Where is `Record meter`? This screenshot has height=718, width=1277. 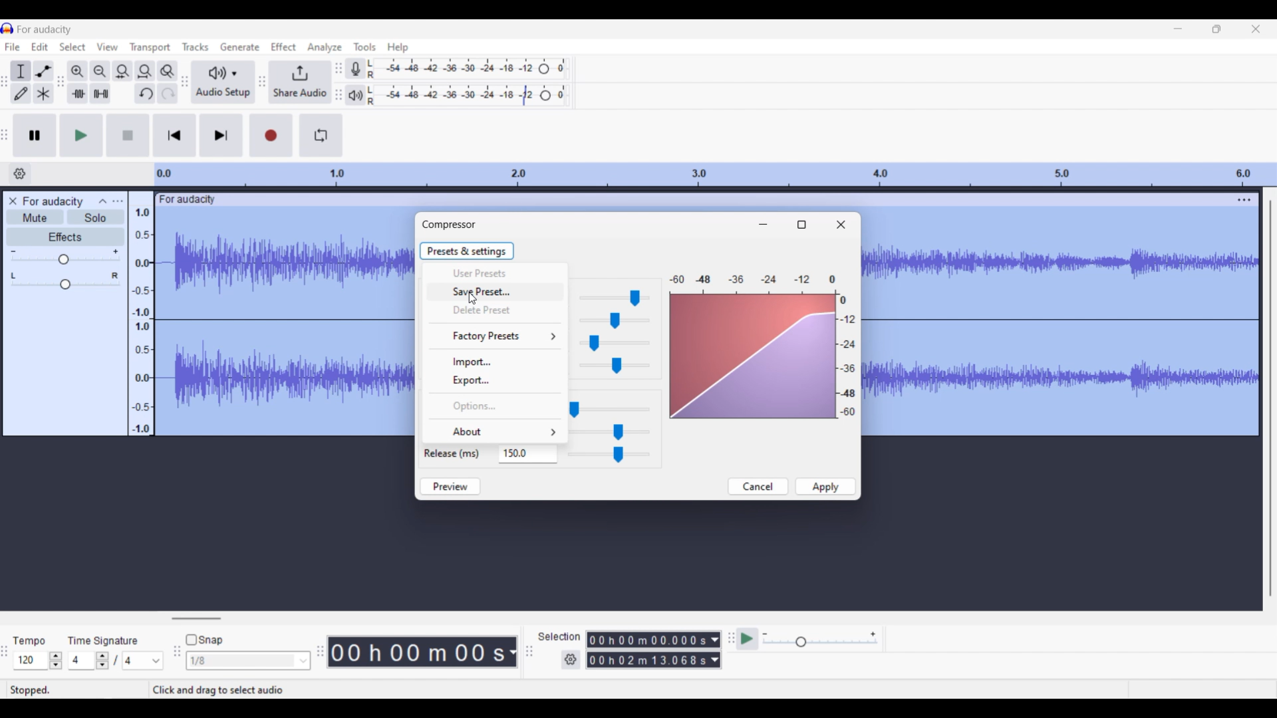 Record meter is located at coordinates (355, 68).